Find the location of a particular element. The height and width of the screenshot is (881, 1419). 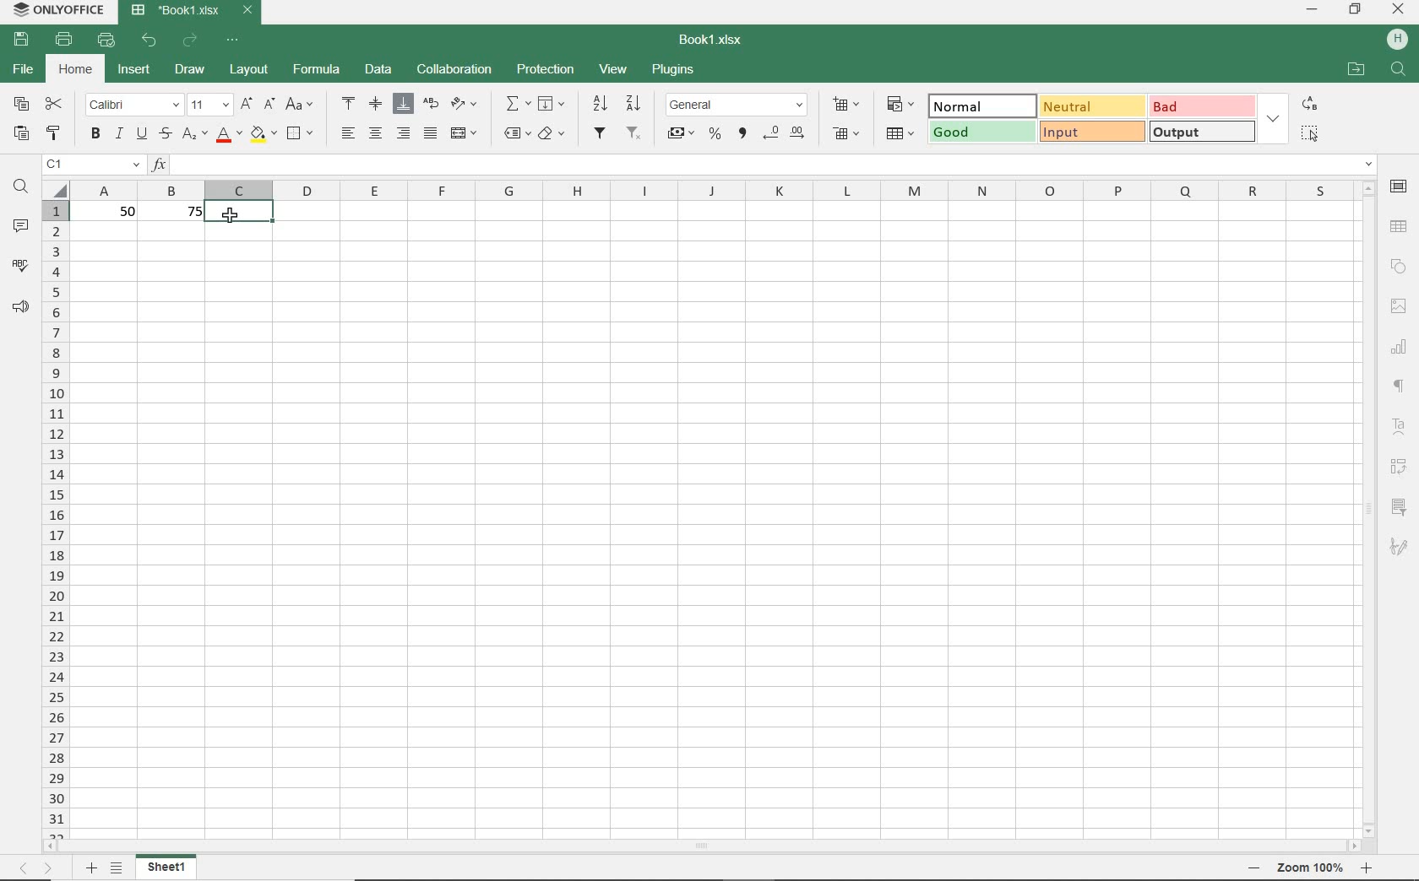

paste is located at coordinates (20, 133).